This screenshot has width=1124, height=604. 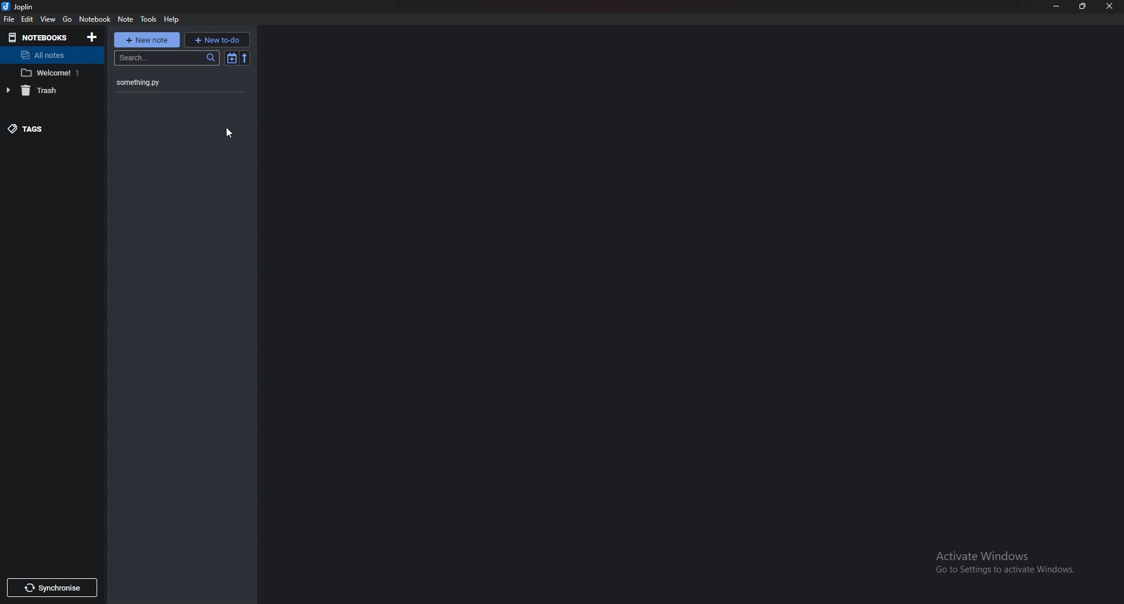 I want to click on Note, so click(x=127, y=19).